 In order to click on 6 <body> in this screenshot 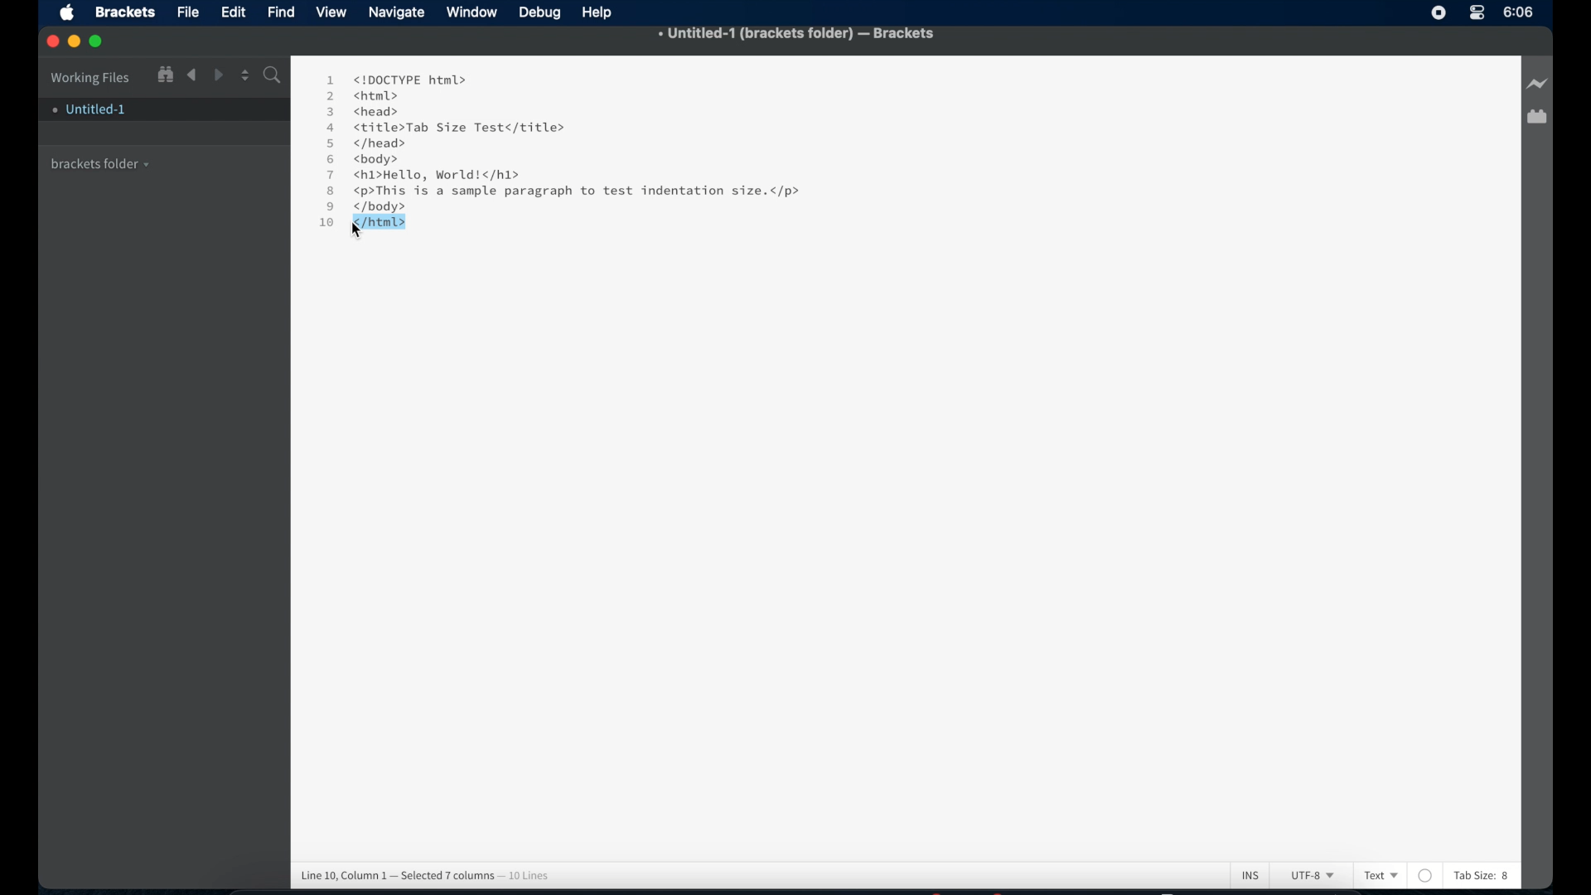, I will do `click(369, 160)`.